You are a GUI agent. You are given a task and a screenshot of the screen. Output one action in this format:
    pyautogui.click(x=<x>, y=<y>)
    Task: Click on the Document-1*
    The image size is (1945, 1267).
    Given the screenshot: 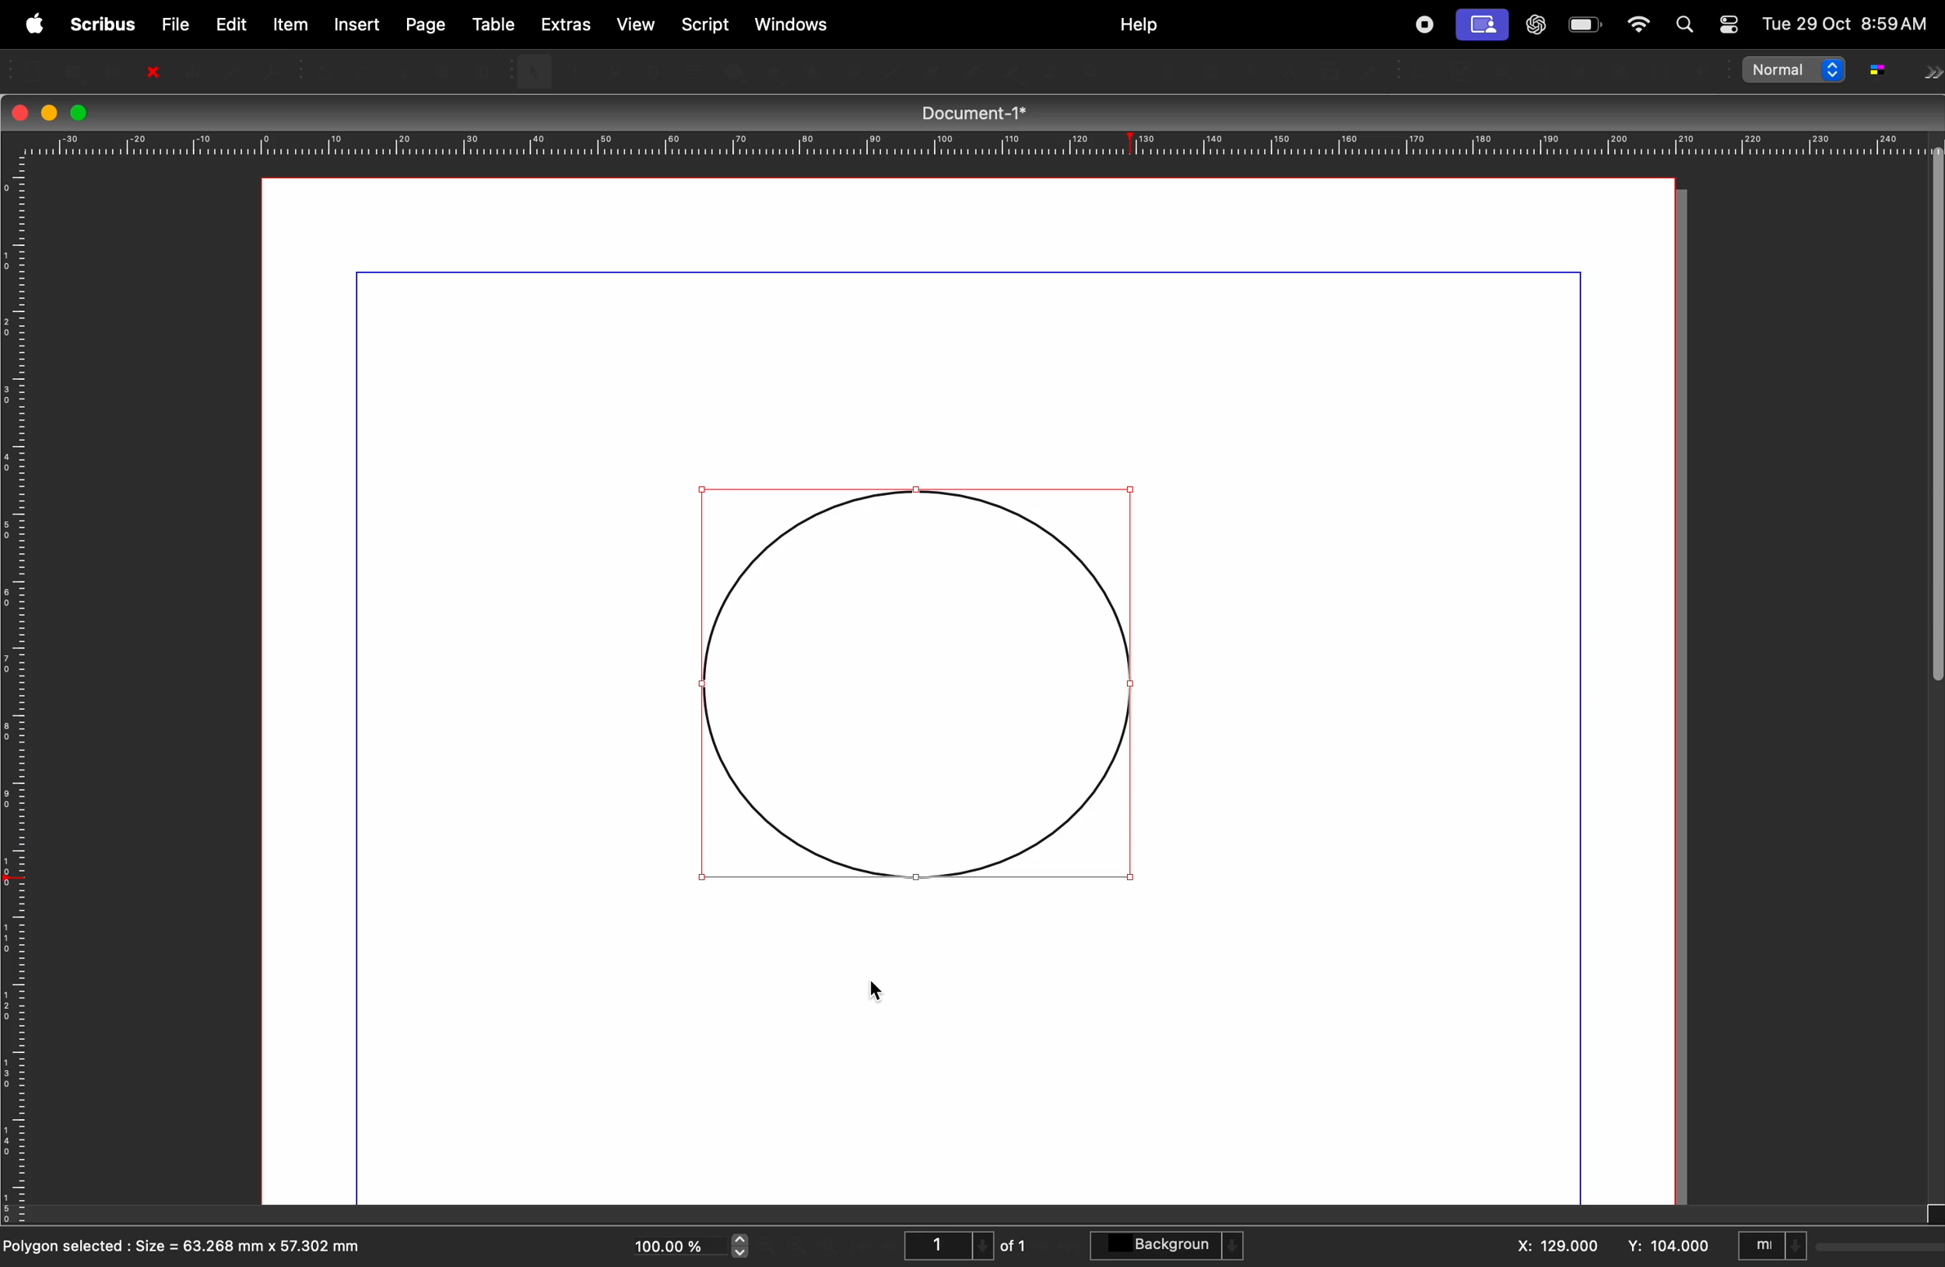 What is the action you would take?
    pyautogui.click(x=984, y=112)
    